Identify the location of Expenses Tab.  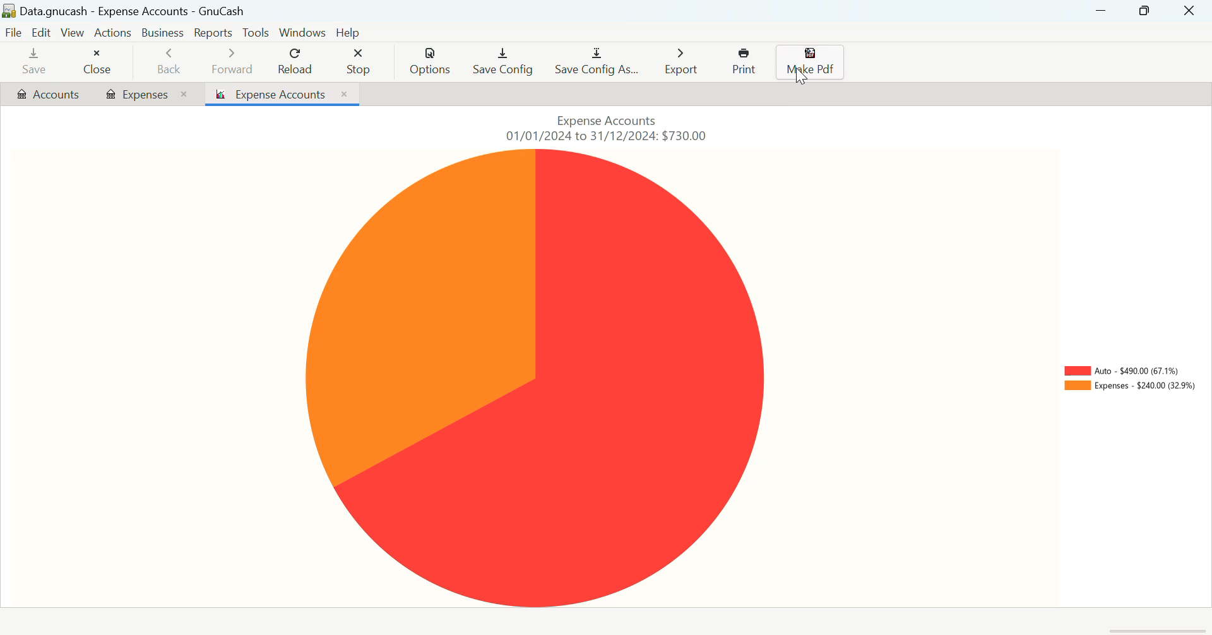
(146, 93).